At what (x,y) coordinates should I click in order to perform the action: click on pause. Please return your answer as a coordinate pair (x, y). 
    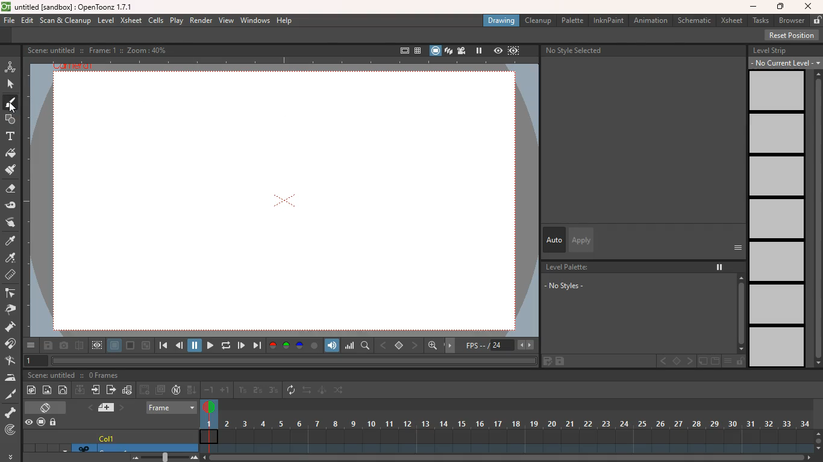
    Looking at the image, I should click on (195, 345).